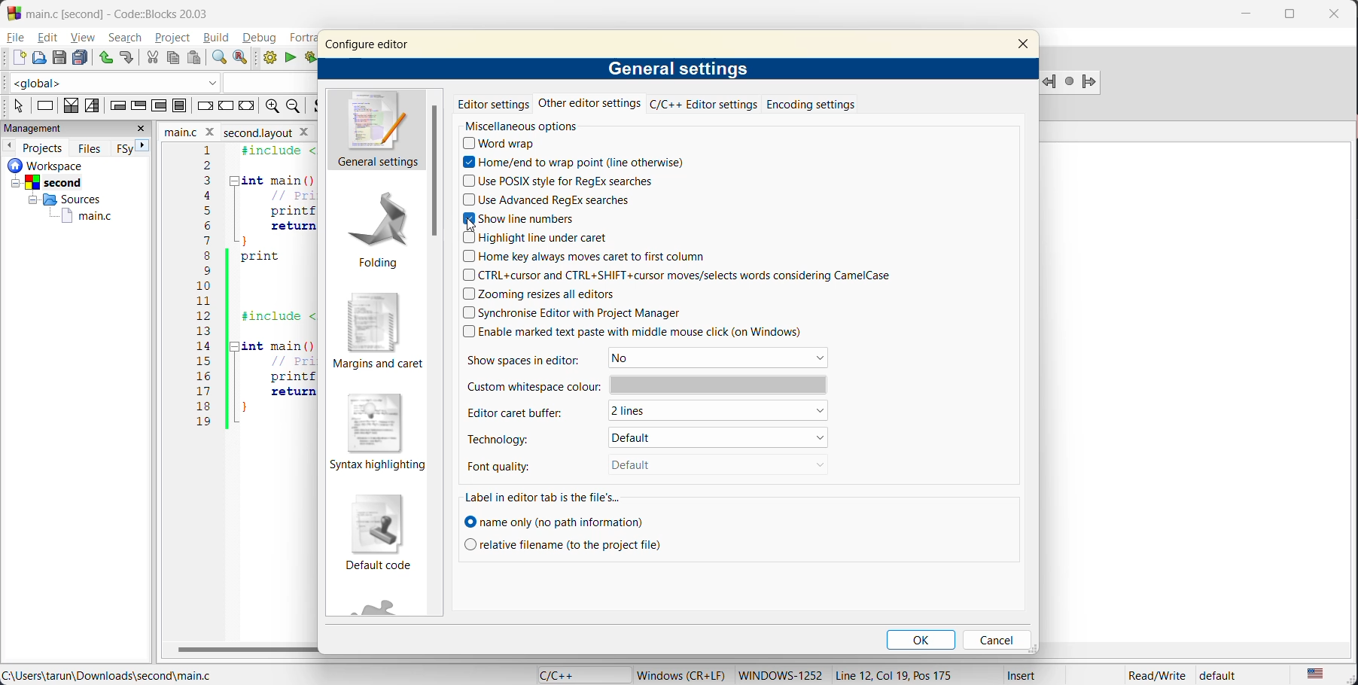  I want to click on files, so click(87, 148).